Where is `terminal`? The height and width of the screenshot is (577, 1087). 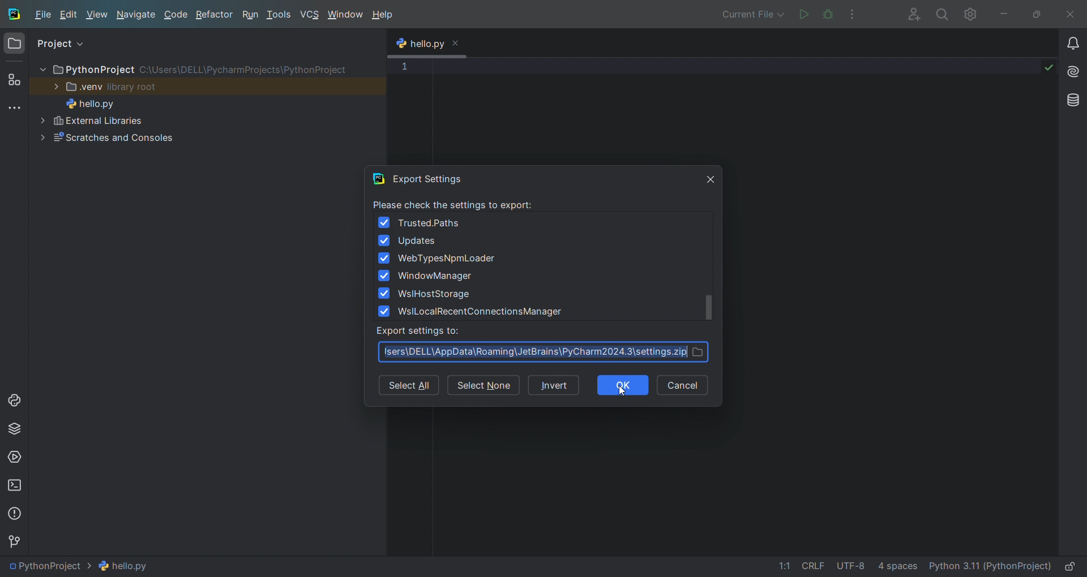
terminal is located at coordinates (14, 485).